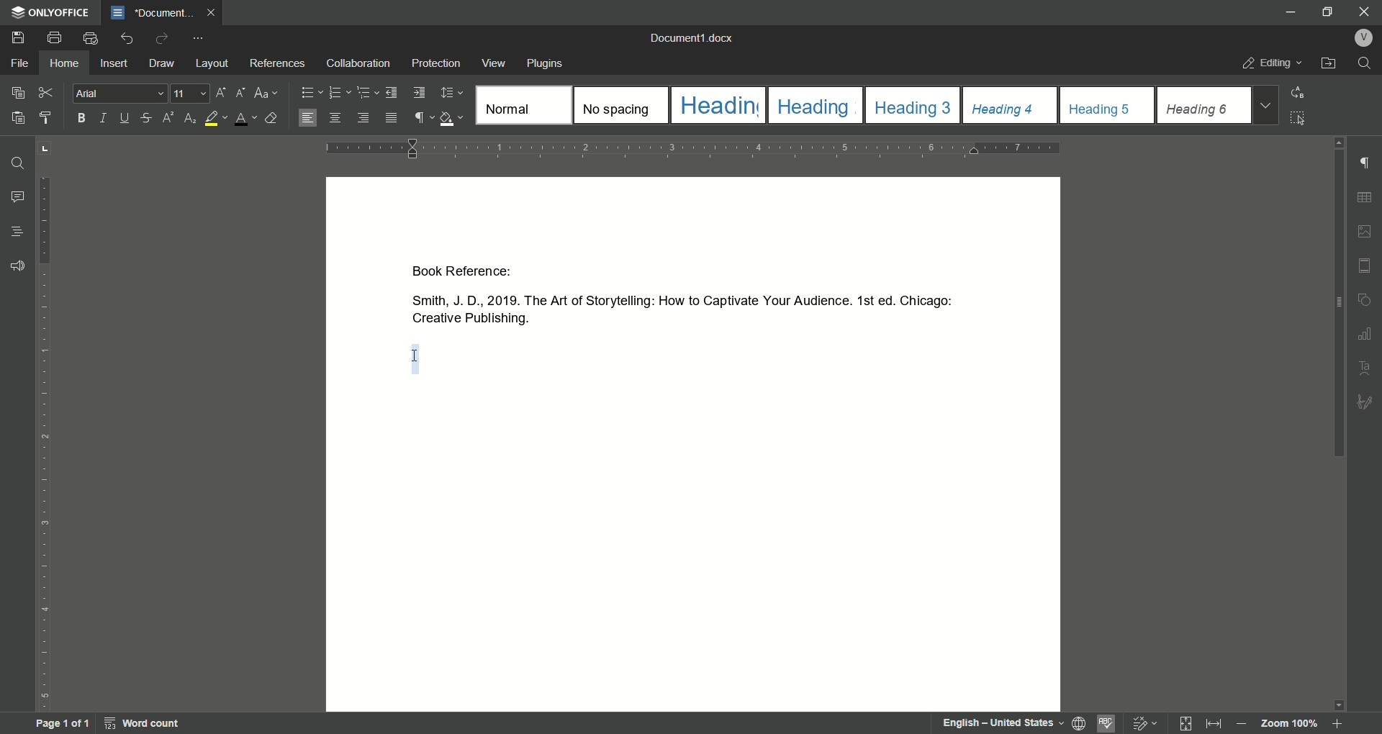 The width and height of the screenshot is (1382, 734). Describe the element at coordinates (692, 37) in the screenshot. I see `document name` at that location.